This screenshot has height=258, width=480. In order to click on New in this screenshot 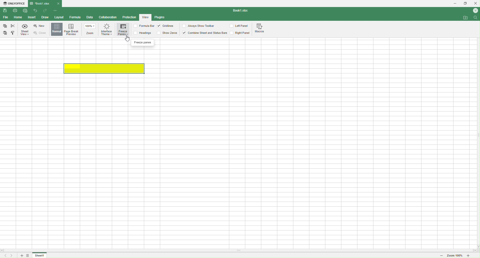, I will do `click(40, 26)`.